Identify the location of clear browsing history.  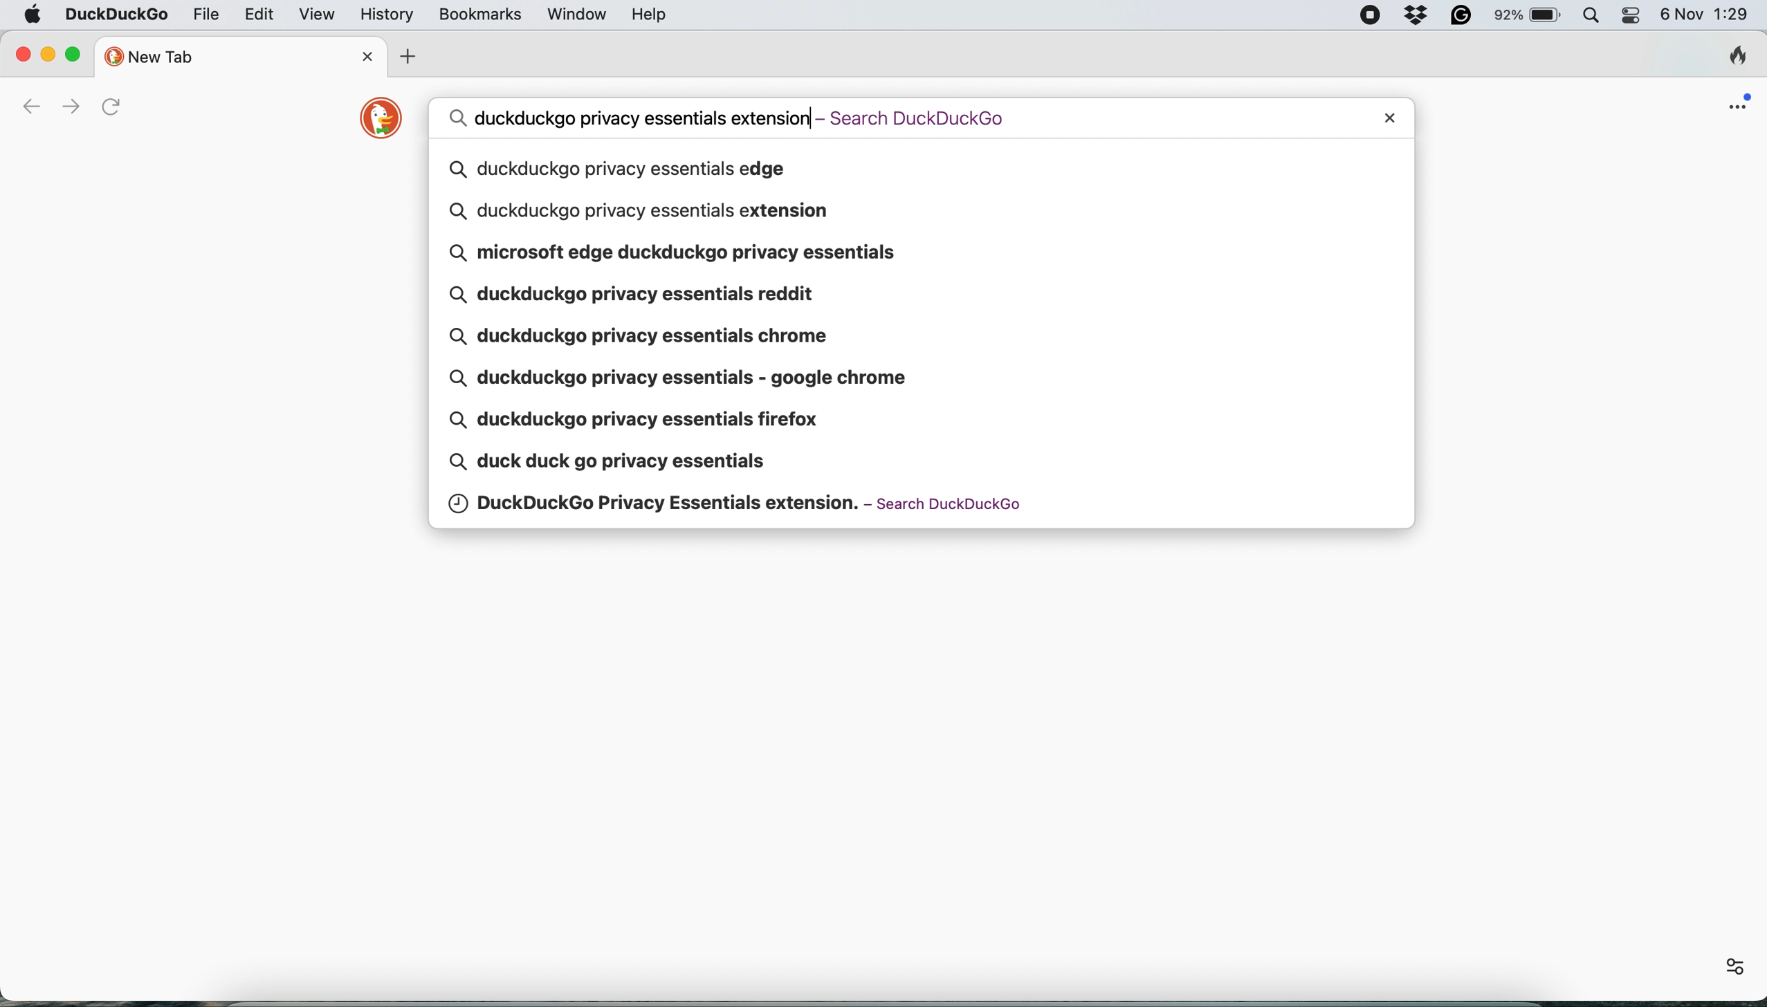
(1739, 54).